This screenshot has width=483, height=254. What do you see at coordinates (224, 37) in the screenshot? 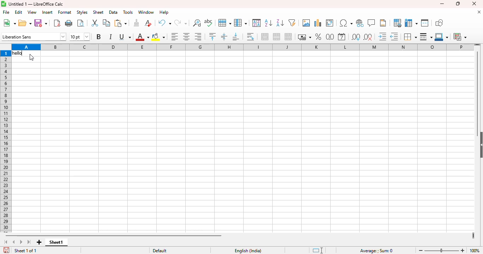
I see `center vertically` at bounding box center [224, 37].